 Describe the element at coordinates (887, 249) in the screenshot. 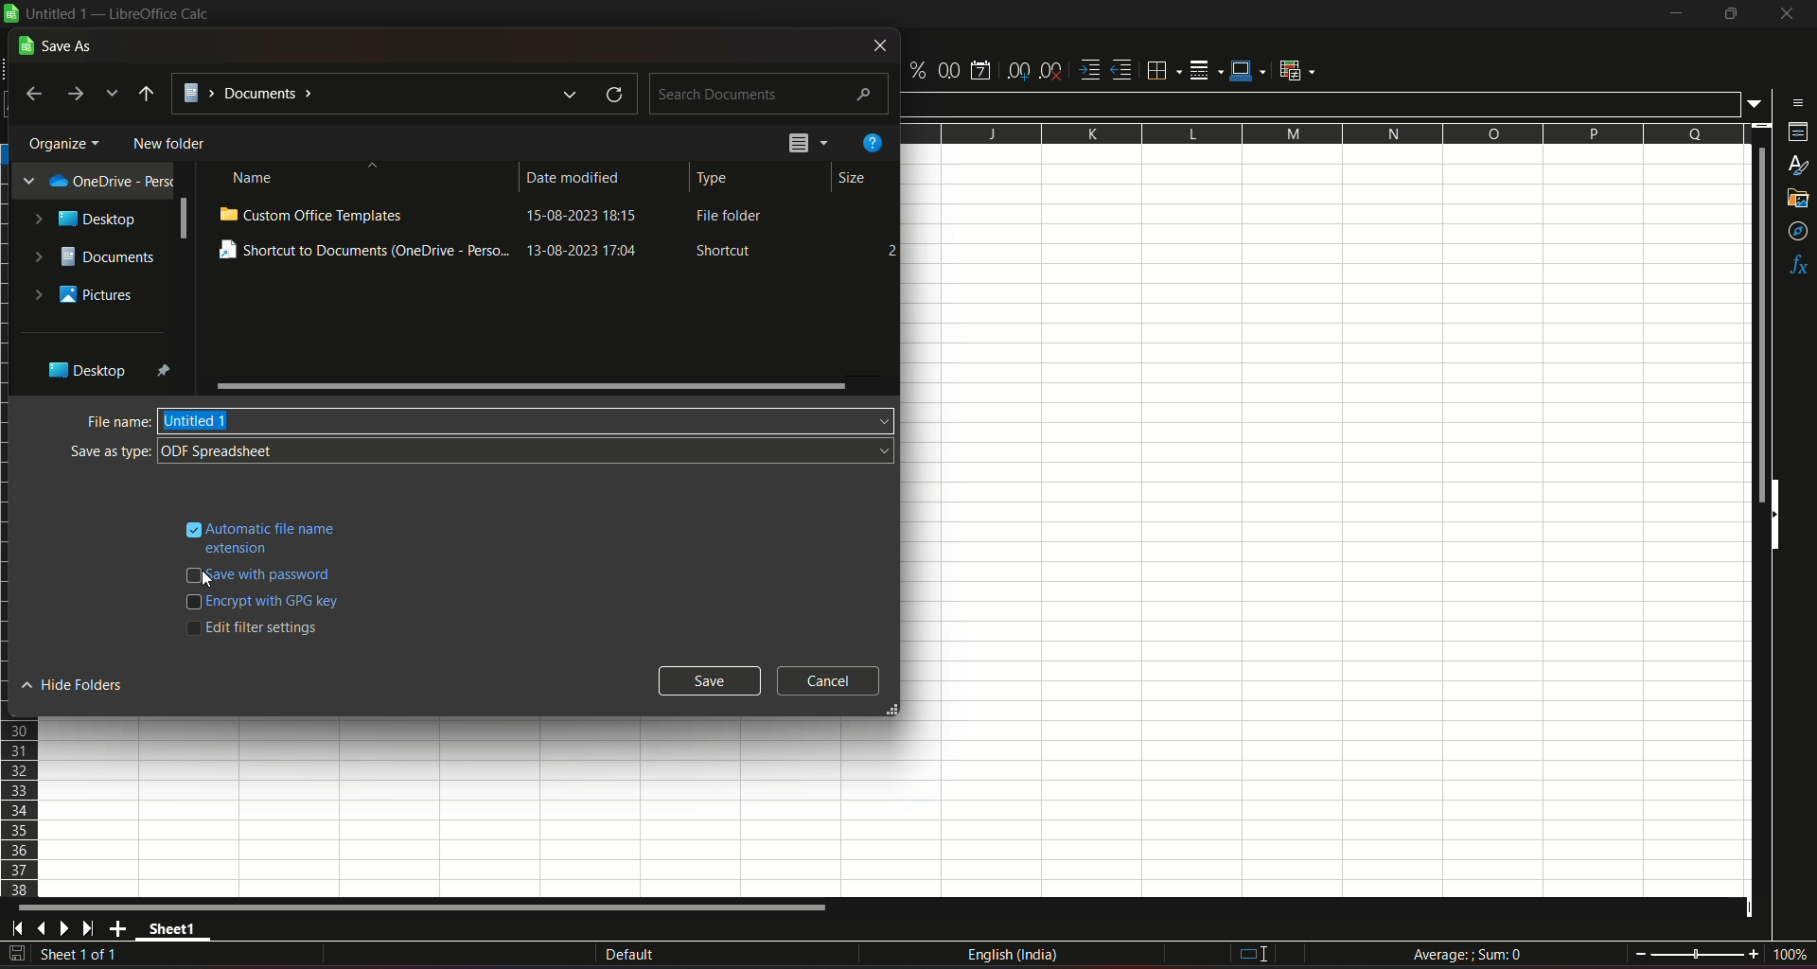

I see `number` at that location.